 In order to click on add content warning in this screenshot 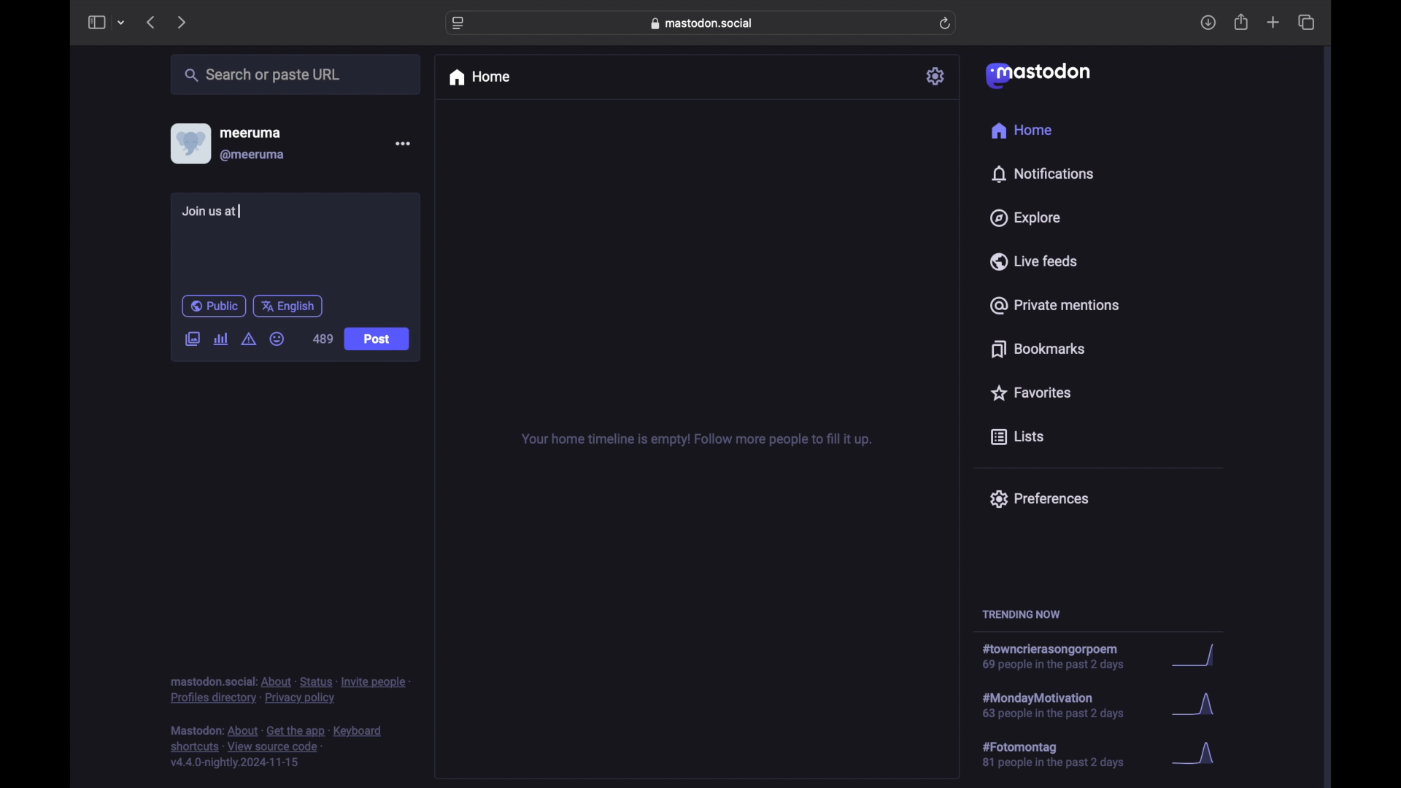, I will do `click(248, 339)`.